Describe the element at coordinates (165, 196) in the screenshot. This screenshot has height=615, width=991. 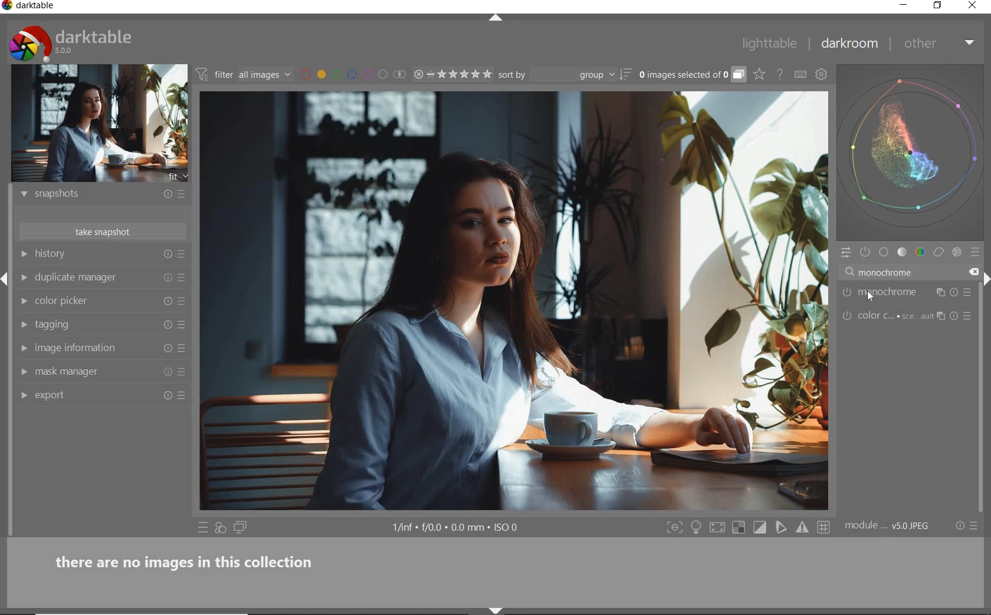
I see `reset` at that location.